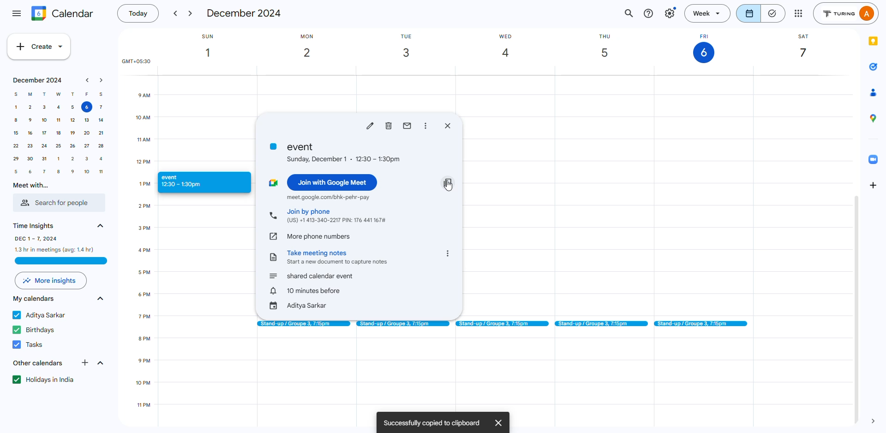 Image resolution: width=886 pixels, height=433 pixels. I want to click on app, so click(870, 93).